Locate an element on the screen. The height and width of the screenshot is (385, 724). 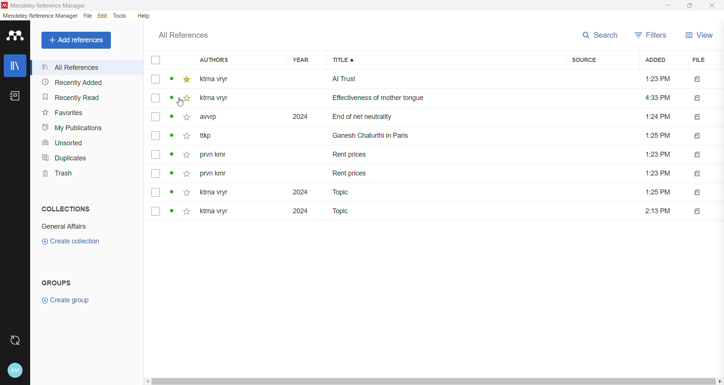
icon is located at coordinates (696, 173).